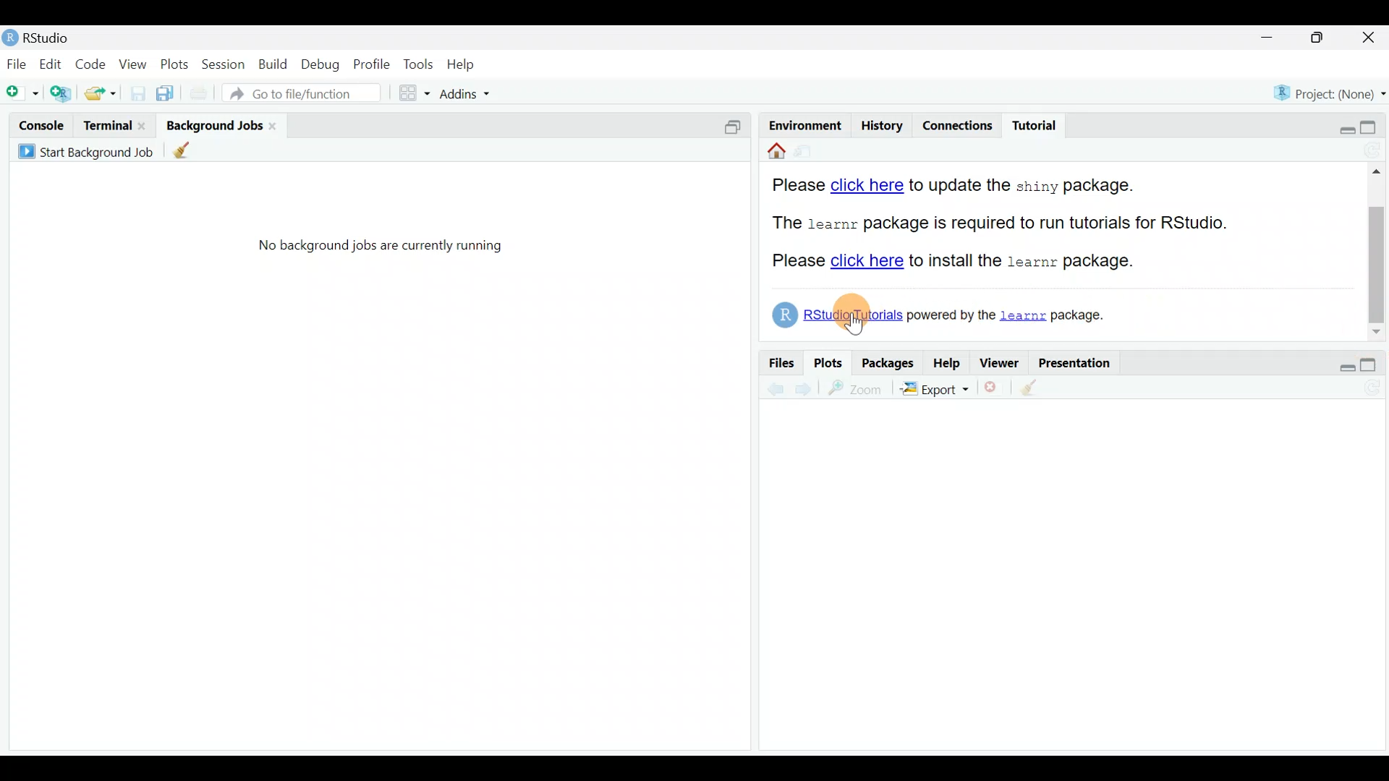 The width and height of the screenshot is (1389, 781). Describe the element at coordinates (43, 125) in the screenshot. I see `Console` at that location.